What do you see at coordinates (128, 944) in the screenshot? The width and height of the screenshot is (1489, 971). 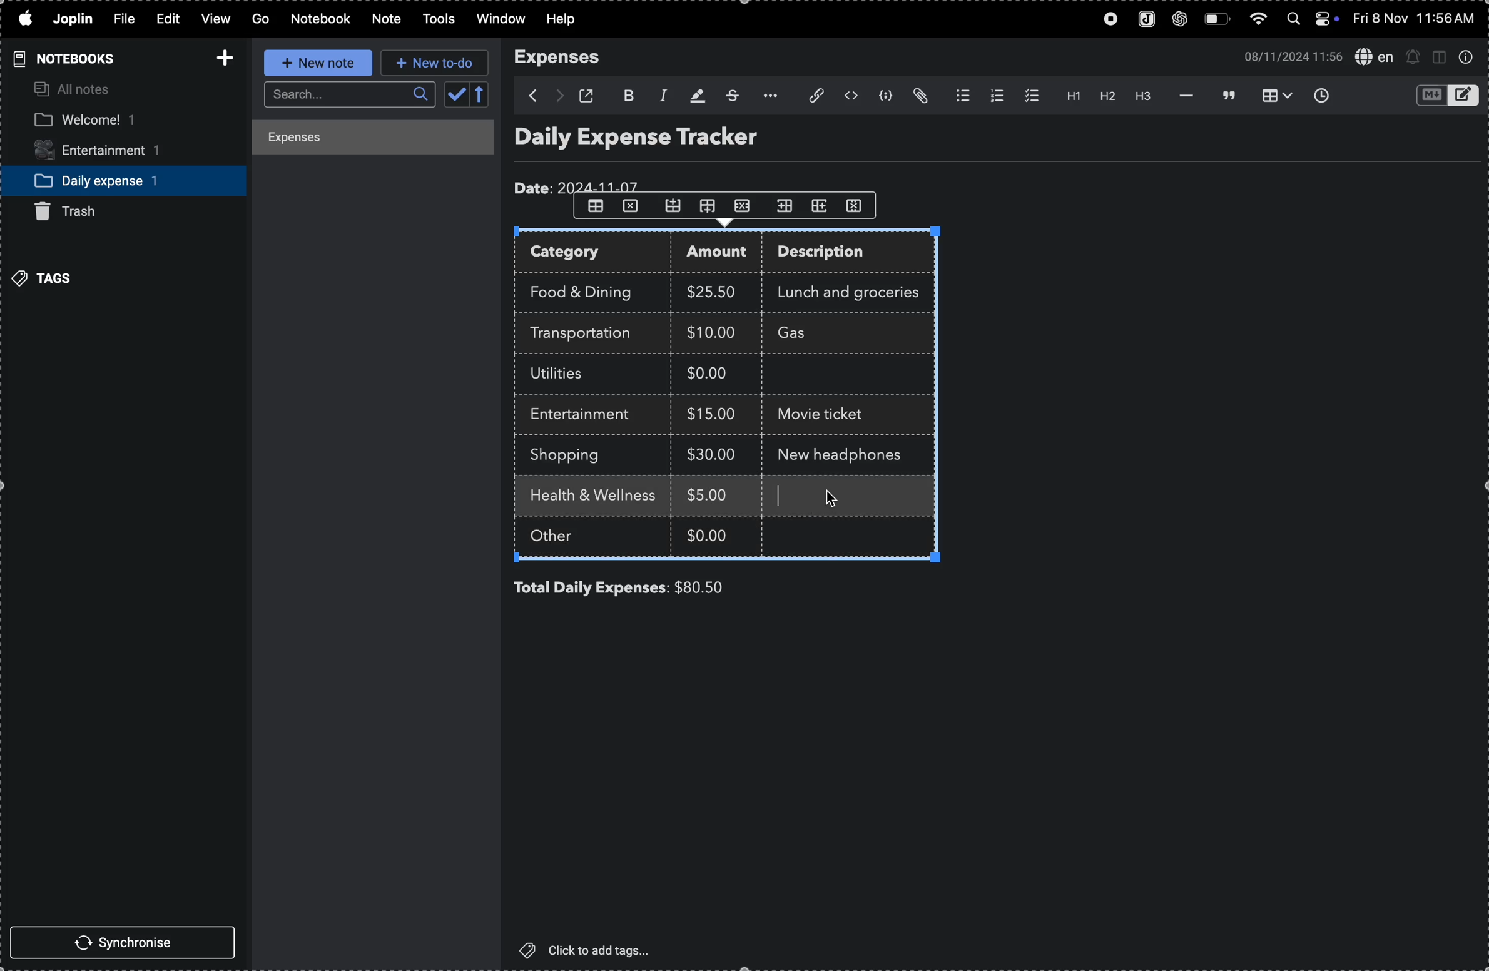 I see `synchronise` at bounding box center [128, 944].